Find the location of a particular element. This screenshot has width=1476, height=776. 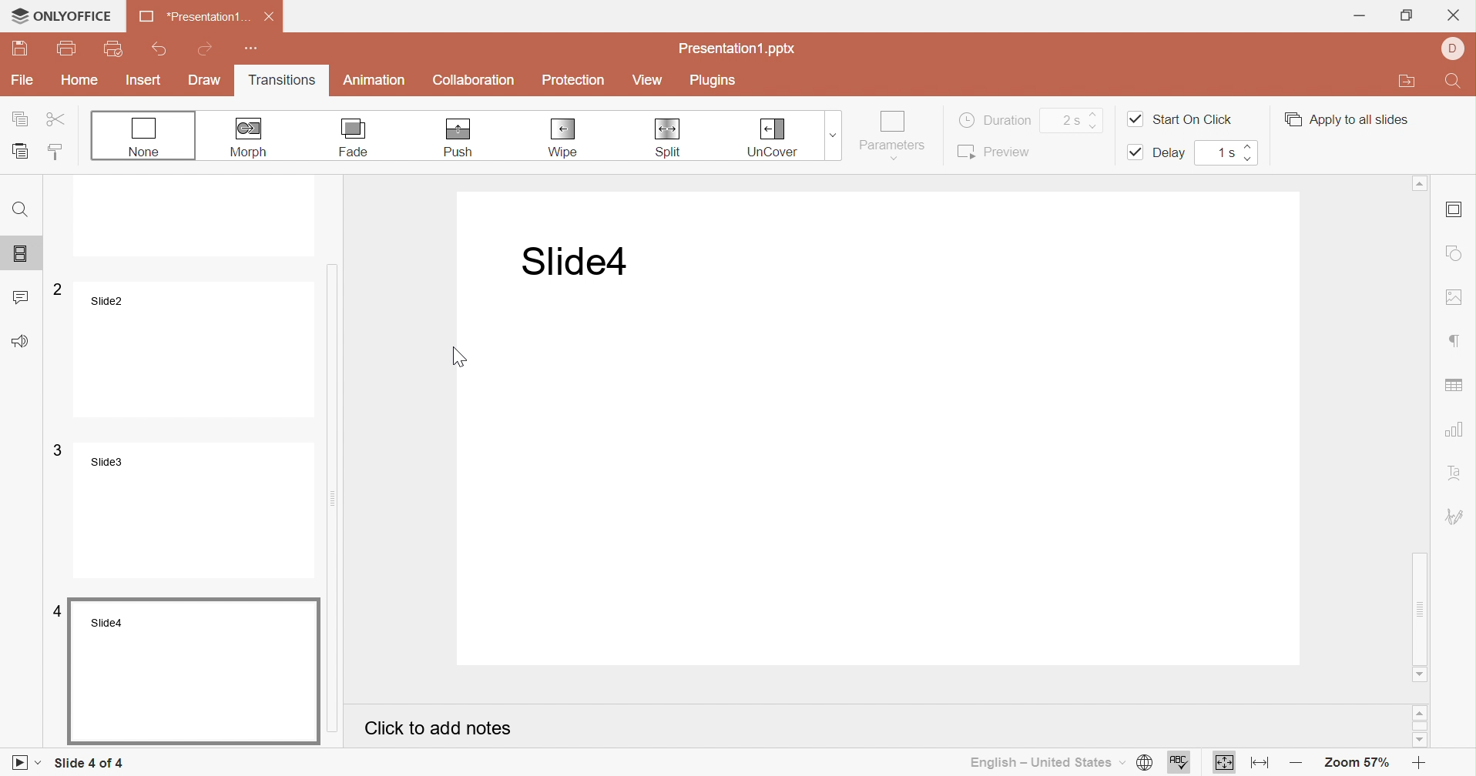

Paste is located at coordinates (22, 151).